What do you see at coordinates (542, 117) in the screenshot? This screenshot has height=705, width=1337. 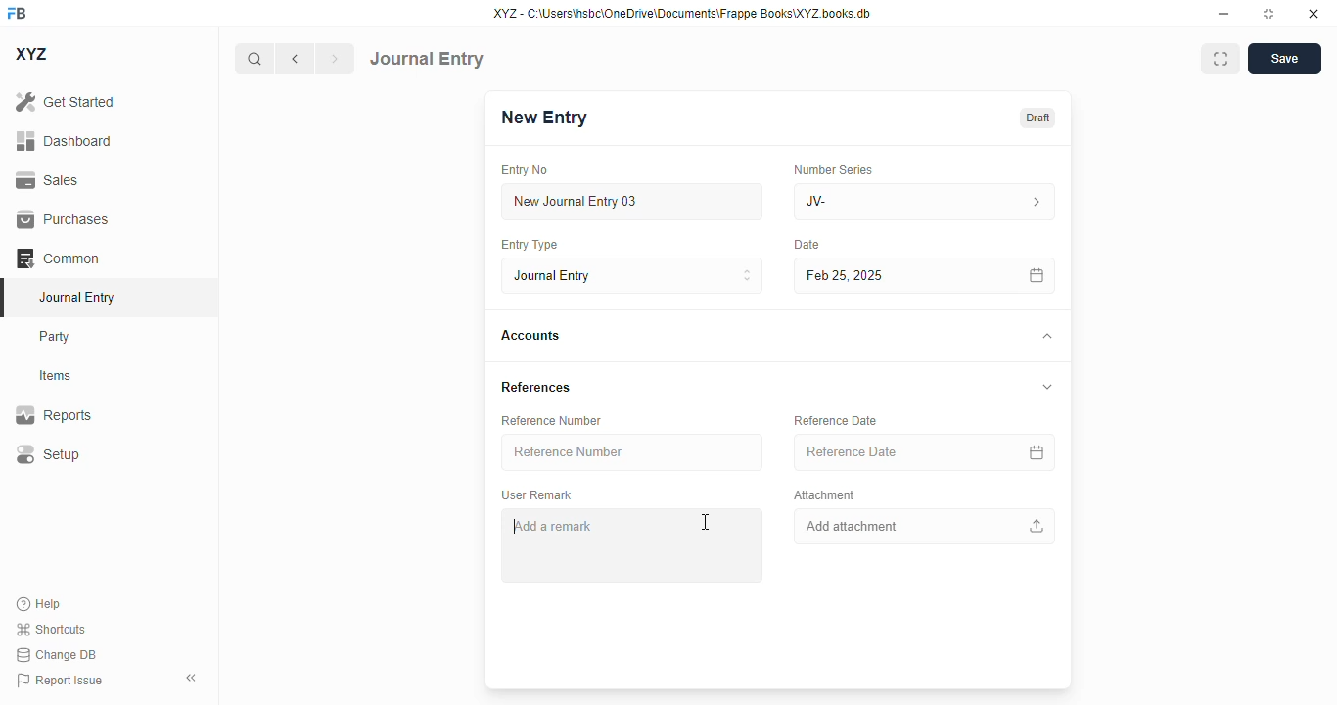 I see `new entry` at bounding box center [542, 117].